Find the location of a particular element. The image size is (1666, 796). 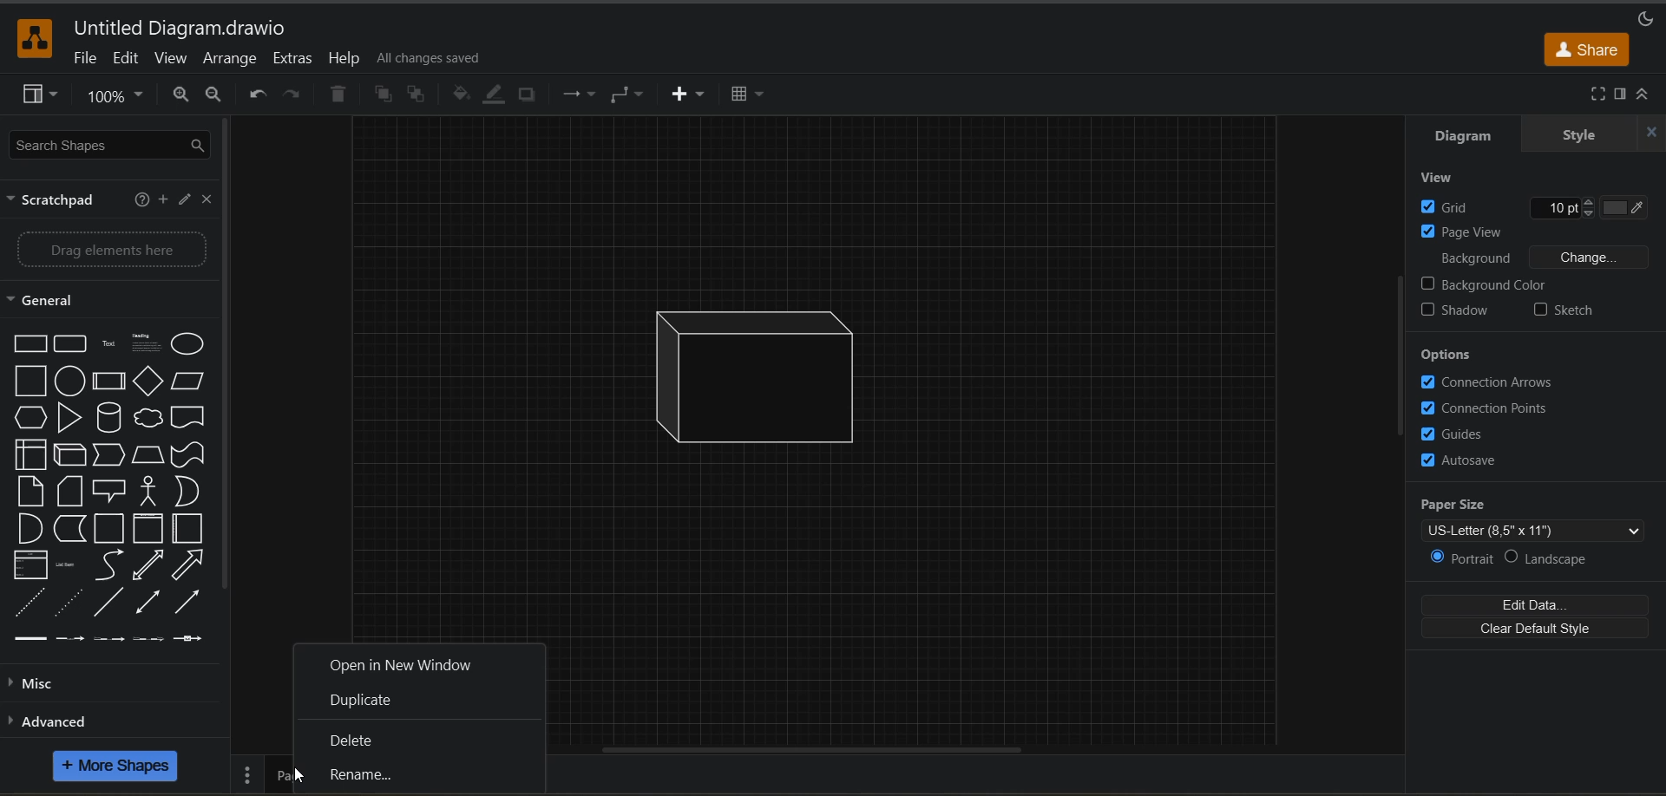

edit is located at coordinates (130, 61).